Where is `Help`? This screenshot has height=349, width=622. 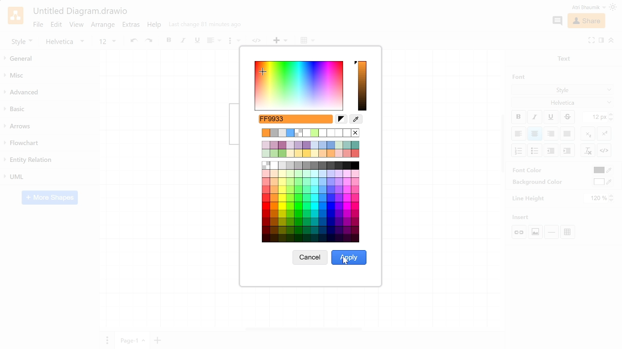
Help is located at coordinates (155, 26).